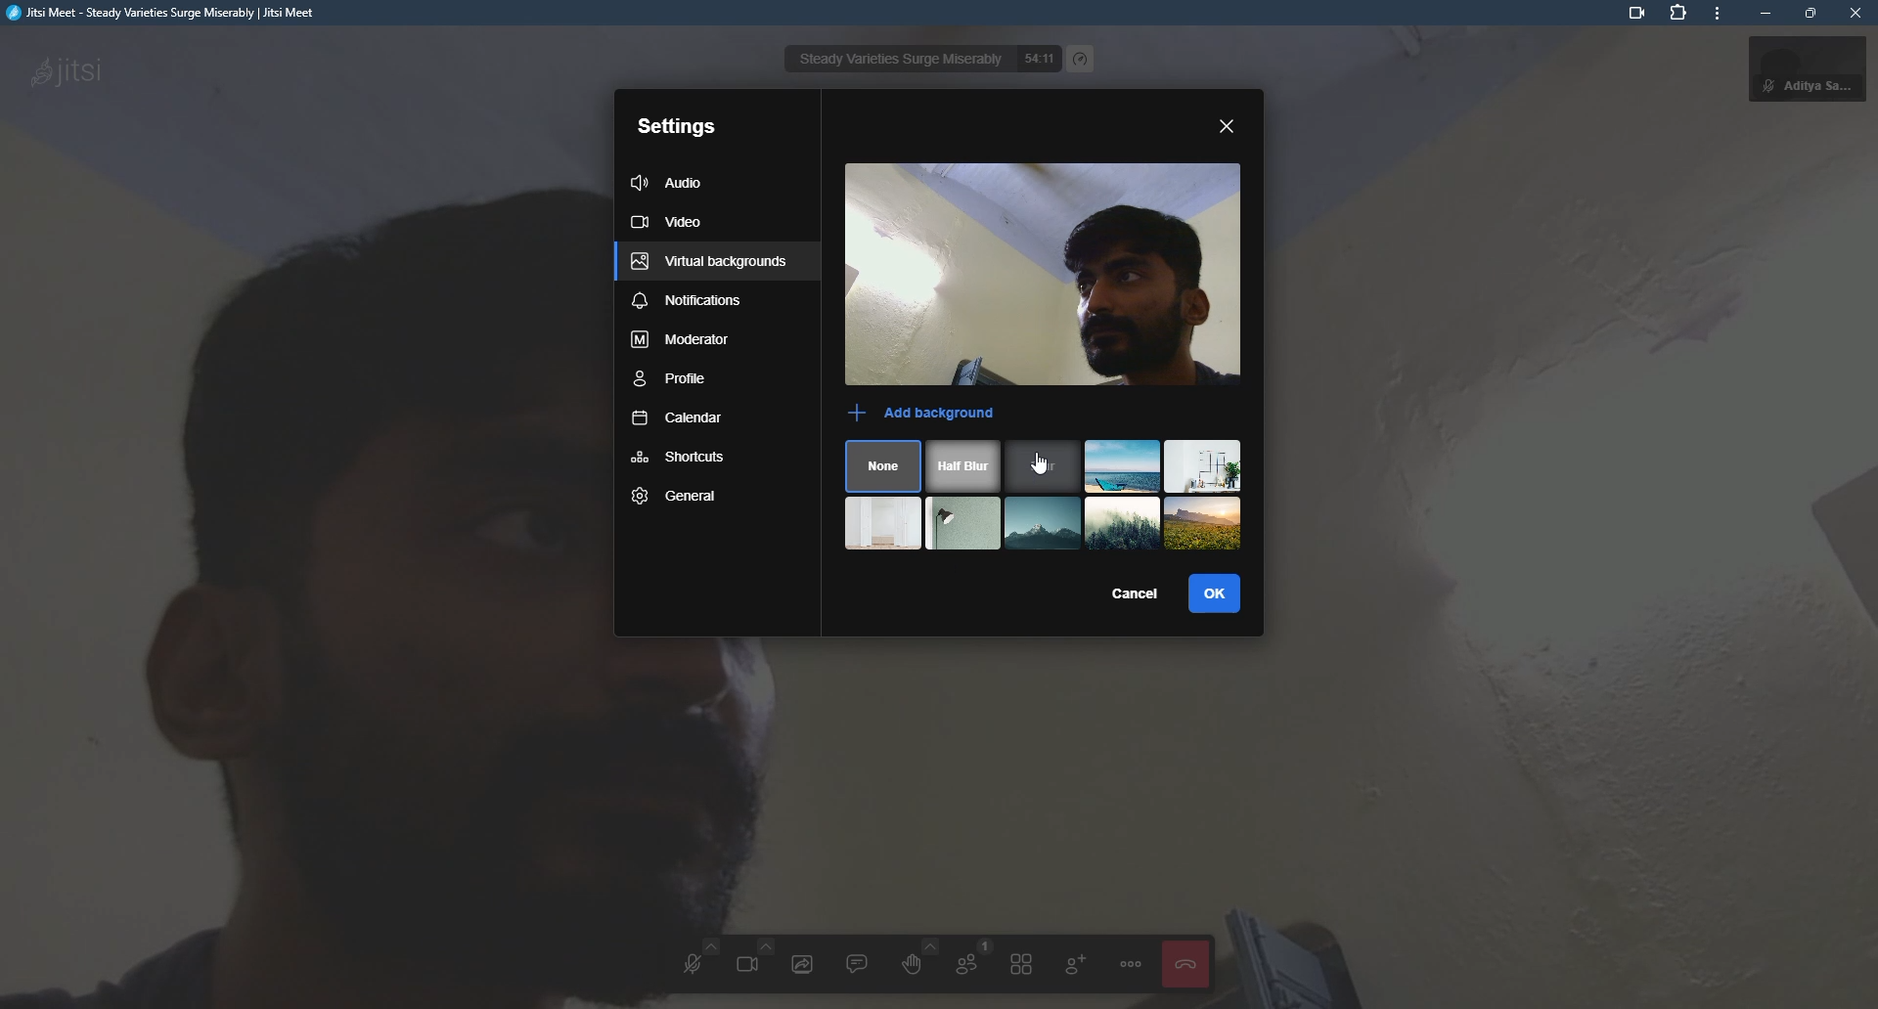  What do you see at coordinates (1038, 465) in the screenshot?
I see `Cursor` at bounding box center [1038, 465].